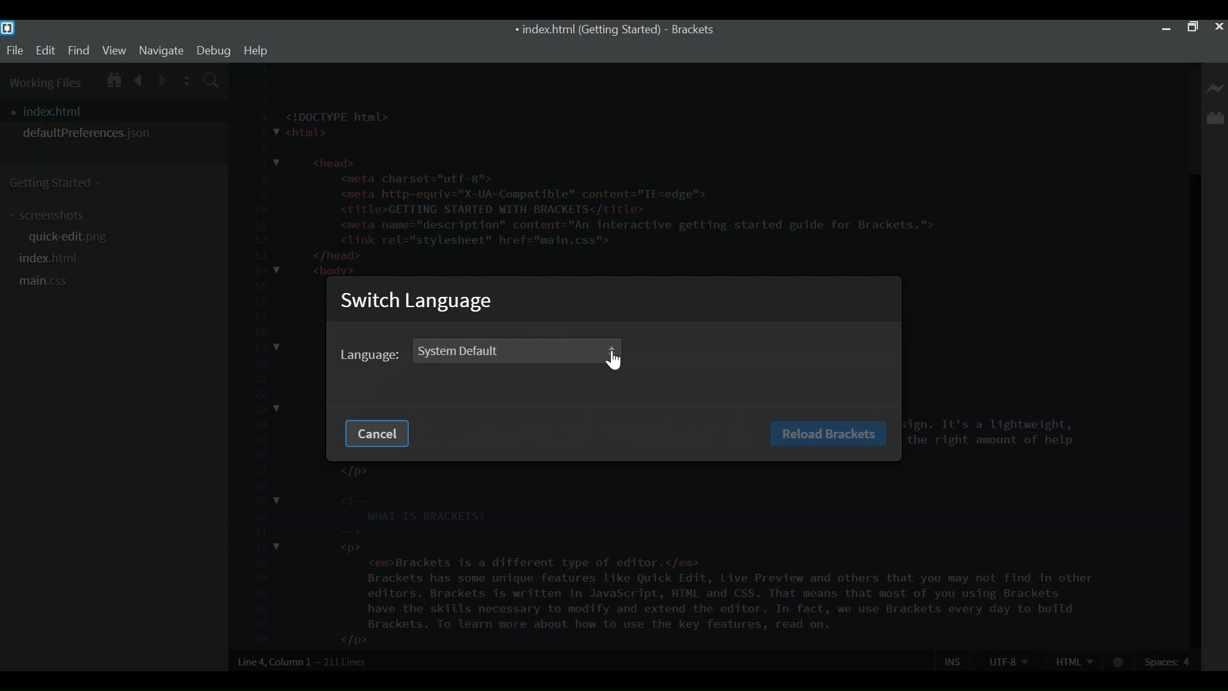  I want to click on Spaces: 4, so click(1169, 661).